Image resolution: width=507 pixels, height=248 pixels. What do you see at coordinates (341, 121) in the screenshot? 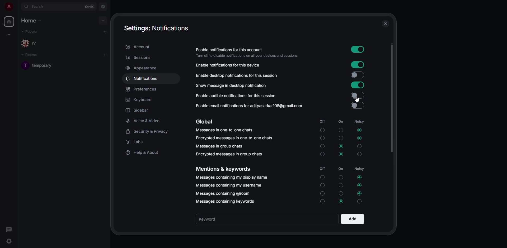
I see `on` at bounding box center [341, 121].